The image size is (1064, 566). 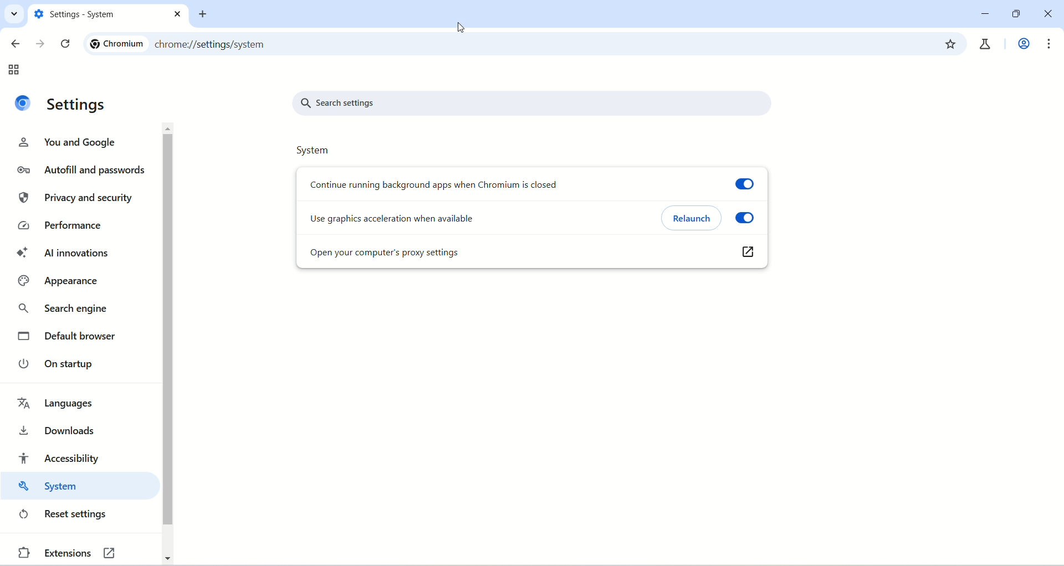 I want to click on toggle button, so click(x=748, y=218).